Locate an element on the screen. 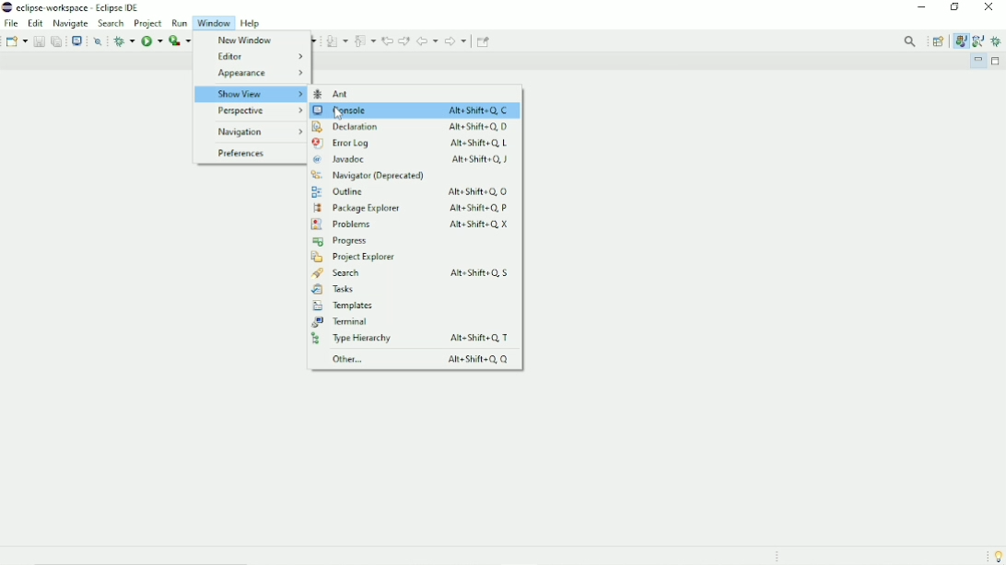 The image size is (1006, 565). Skip all breakpoints is located at coordinates (99, 41).